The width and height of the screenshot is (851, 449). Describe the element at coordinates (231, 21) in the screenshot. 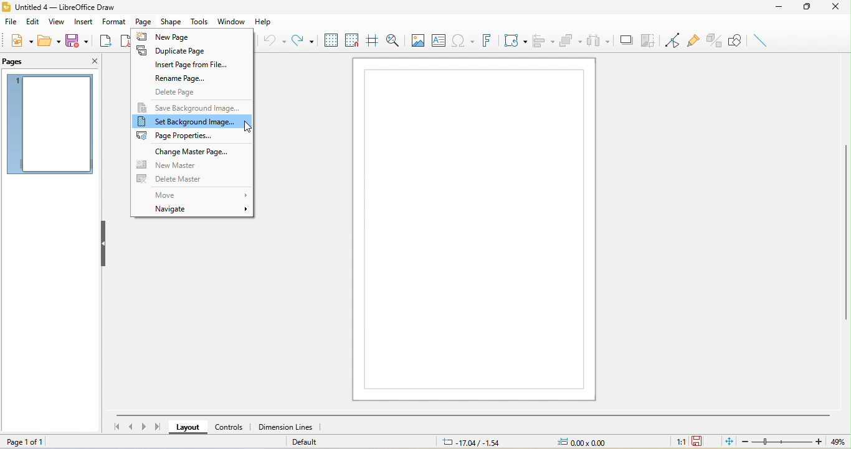

I see `window` at that location.